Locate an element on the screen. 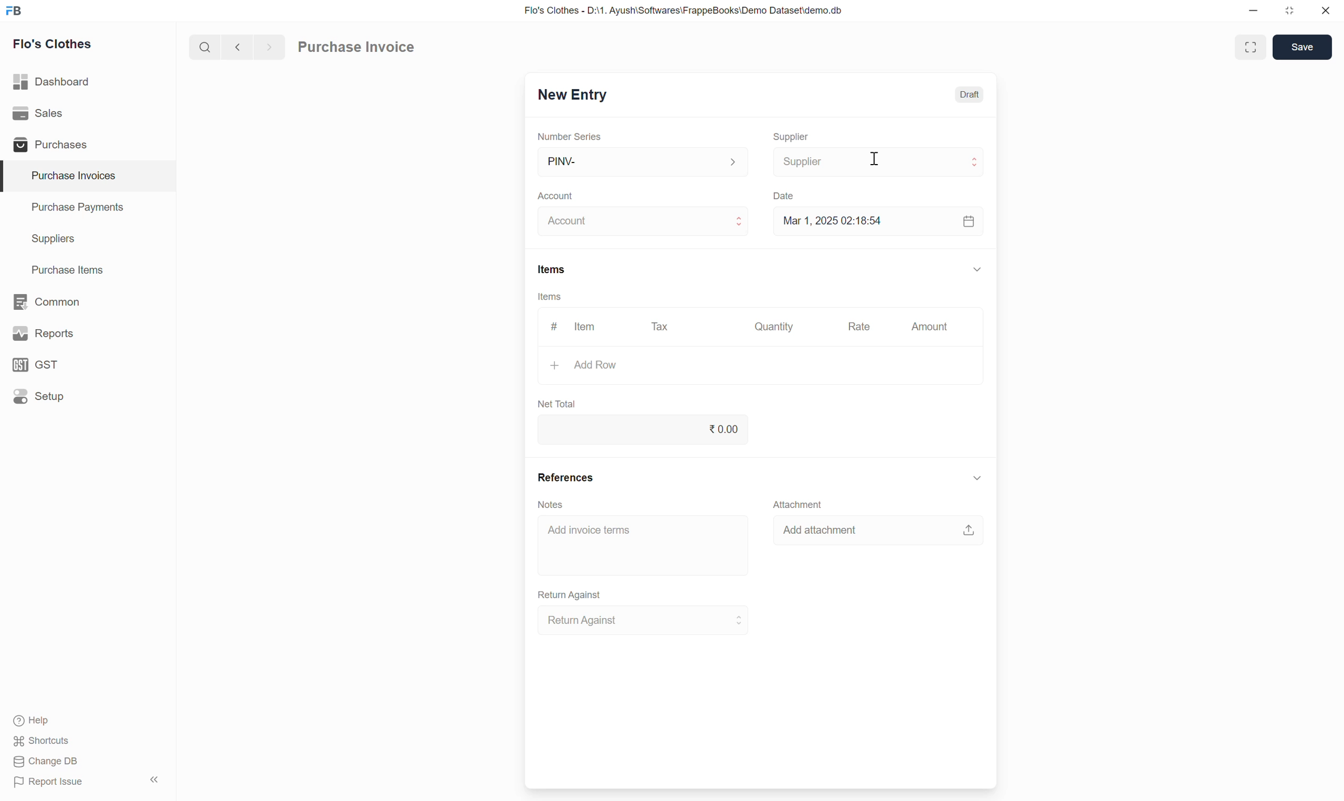  Collapse is located at coordinates (977, 269).